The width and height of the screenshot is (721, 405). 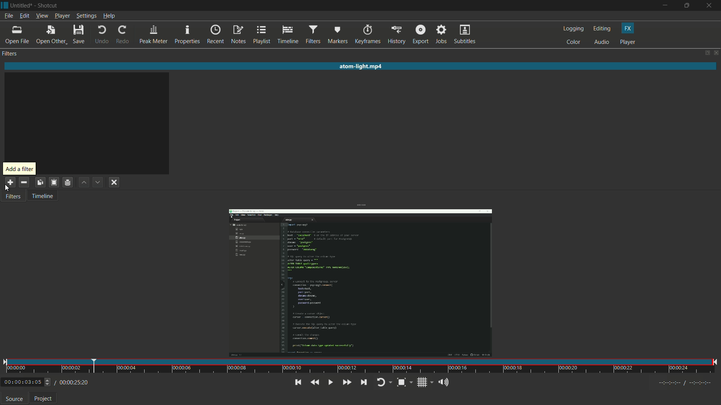 I want to click on source, so click(x=14, y=399).